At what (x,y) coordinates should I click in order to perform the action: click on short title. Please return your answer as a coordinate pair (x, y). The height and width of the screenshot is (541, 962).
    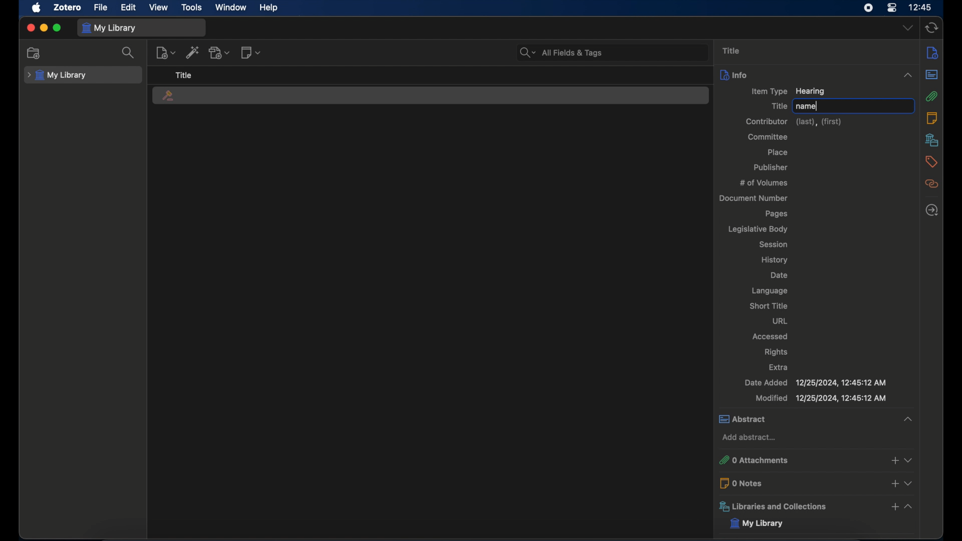
    Looking at the image, I should click on (769, 306).